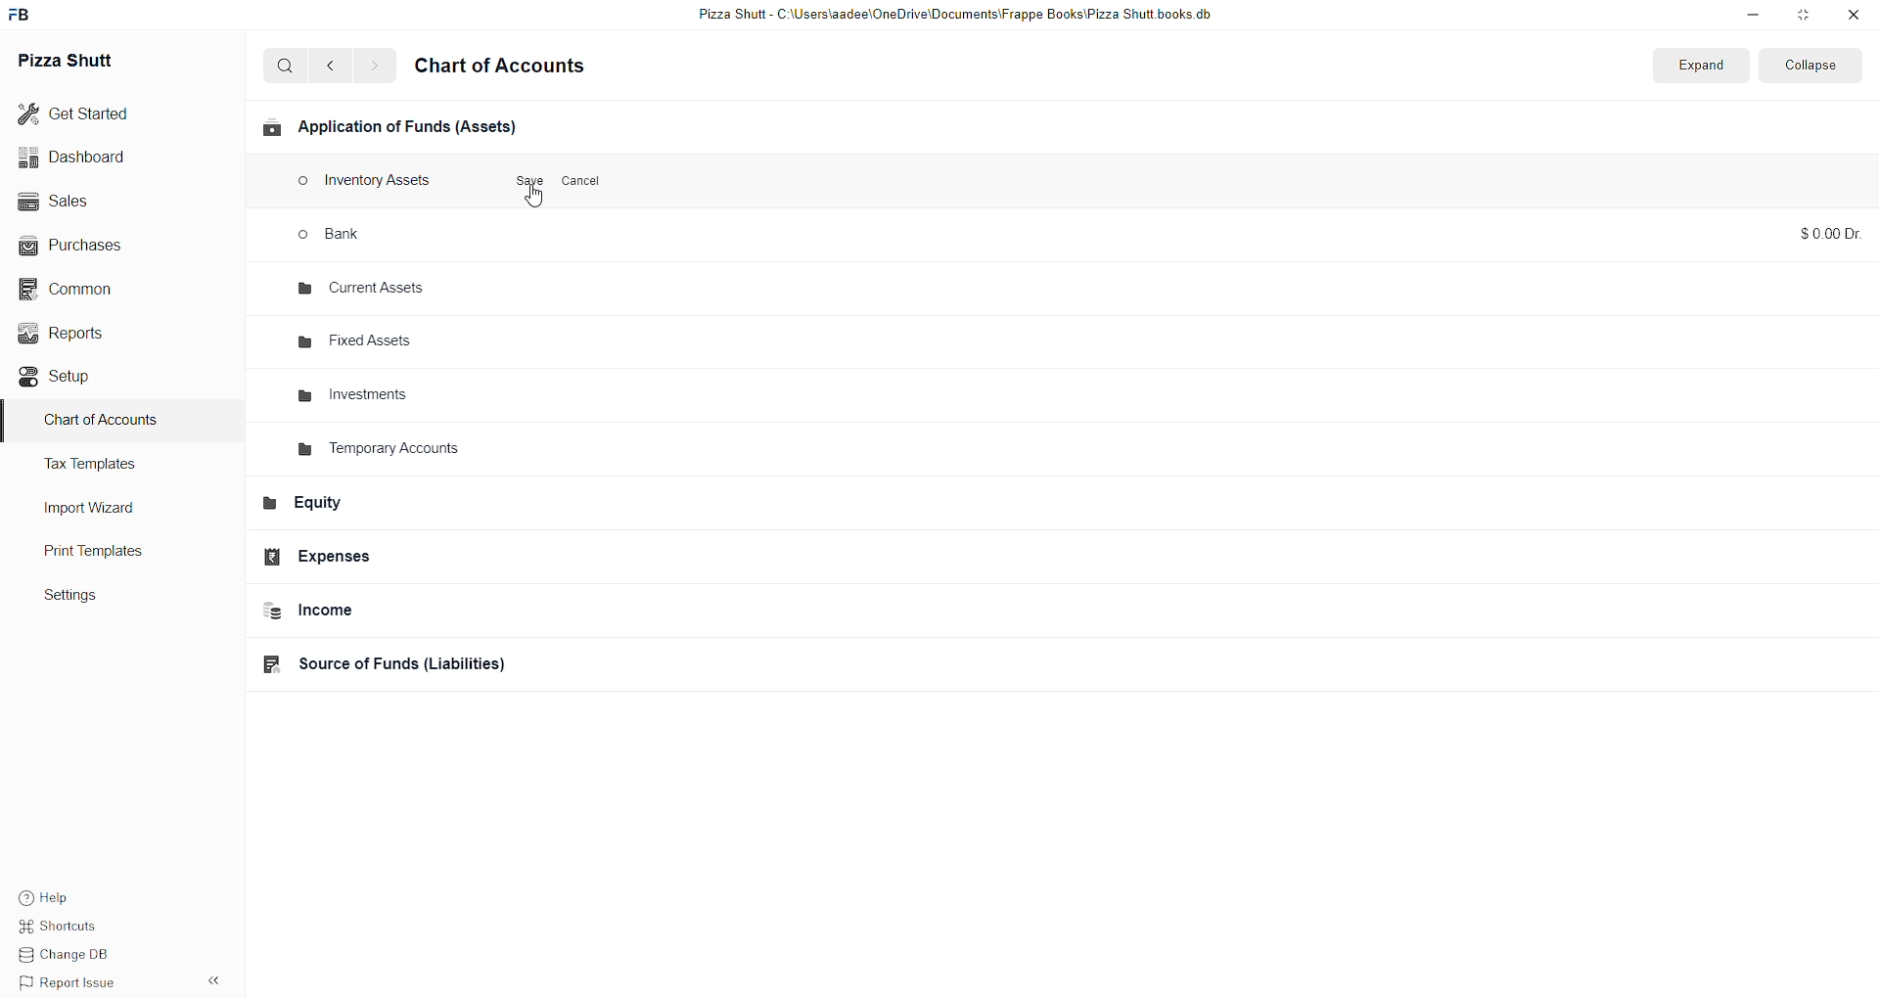 The width and height of the screenshot is (1879, 998). What do you see at coordinates (1853, 19) in the screenshot?
I see `close` at bounding box center [1853, 19].